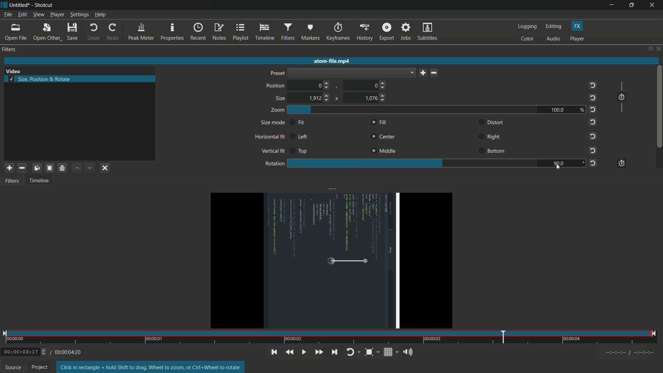  I want to click on |, so click(621, 84).